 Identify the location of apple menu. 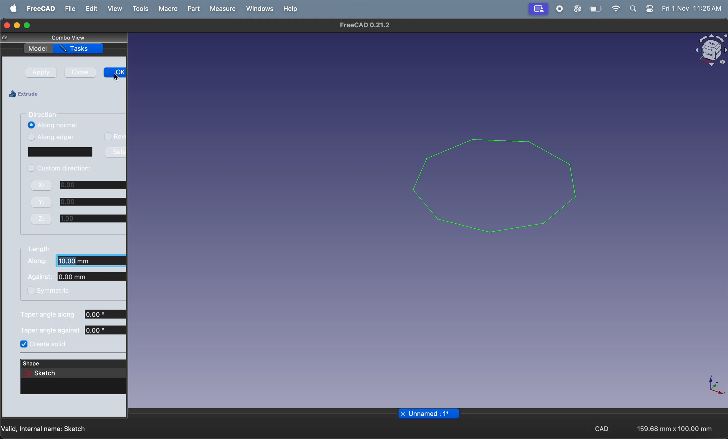
(12, 8).